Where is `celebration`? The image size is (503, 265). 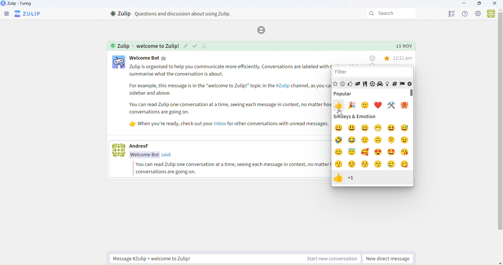 celebration is located at coordinates (353, 104).